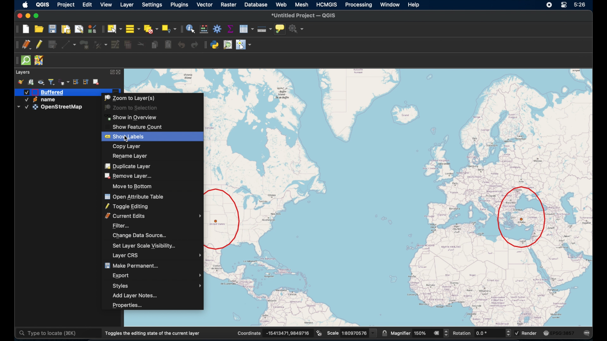 The height and width of the screenshot is (341, 607). I want to click on lock scale, so click(384, 333).